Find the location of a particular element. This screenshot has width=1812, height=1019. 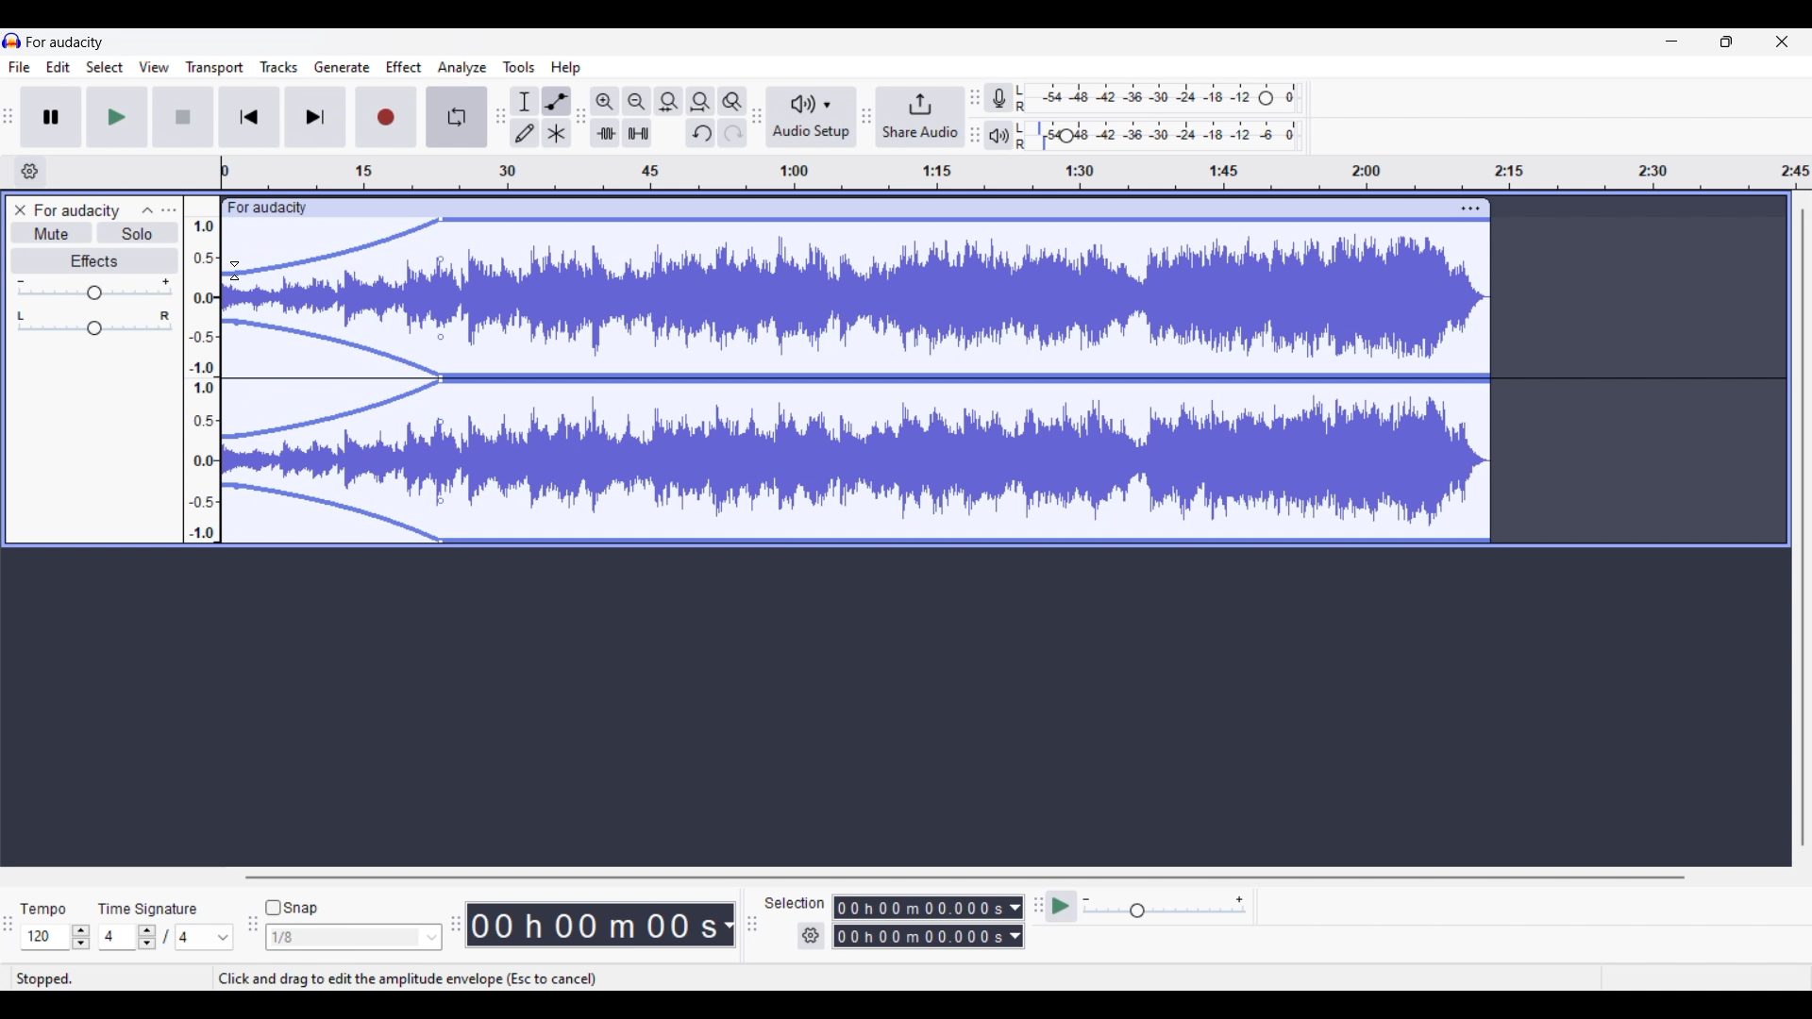

Undo is located at coordinates (701, 133).